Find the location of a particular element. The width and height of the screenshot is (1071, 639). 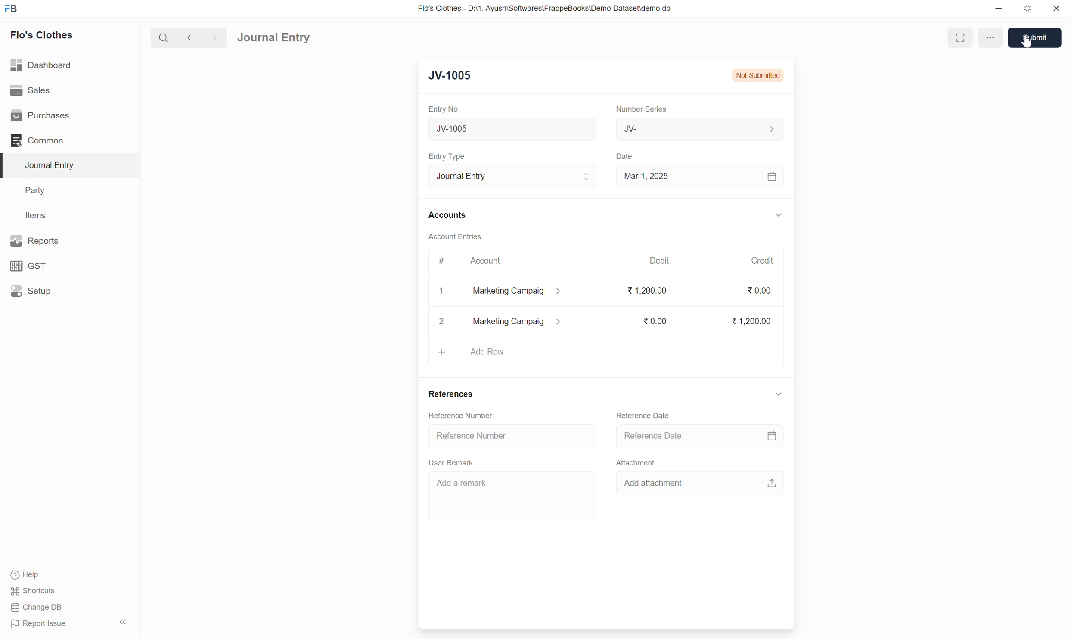

# is located at coordinates (442, 261).